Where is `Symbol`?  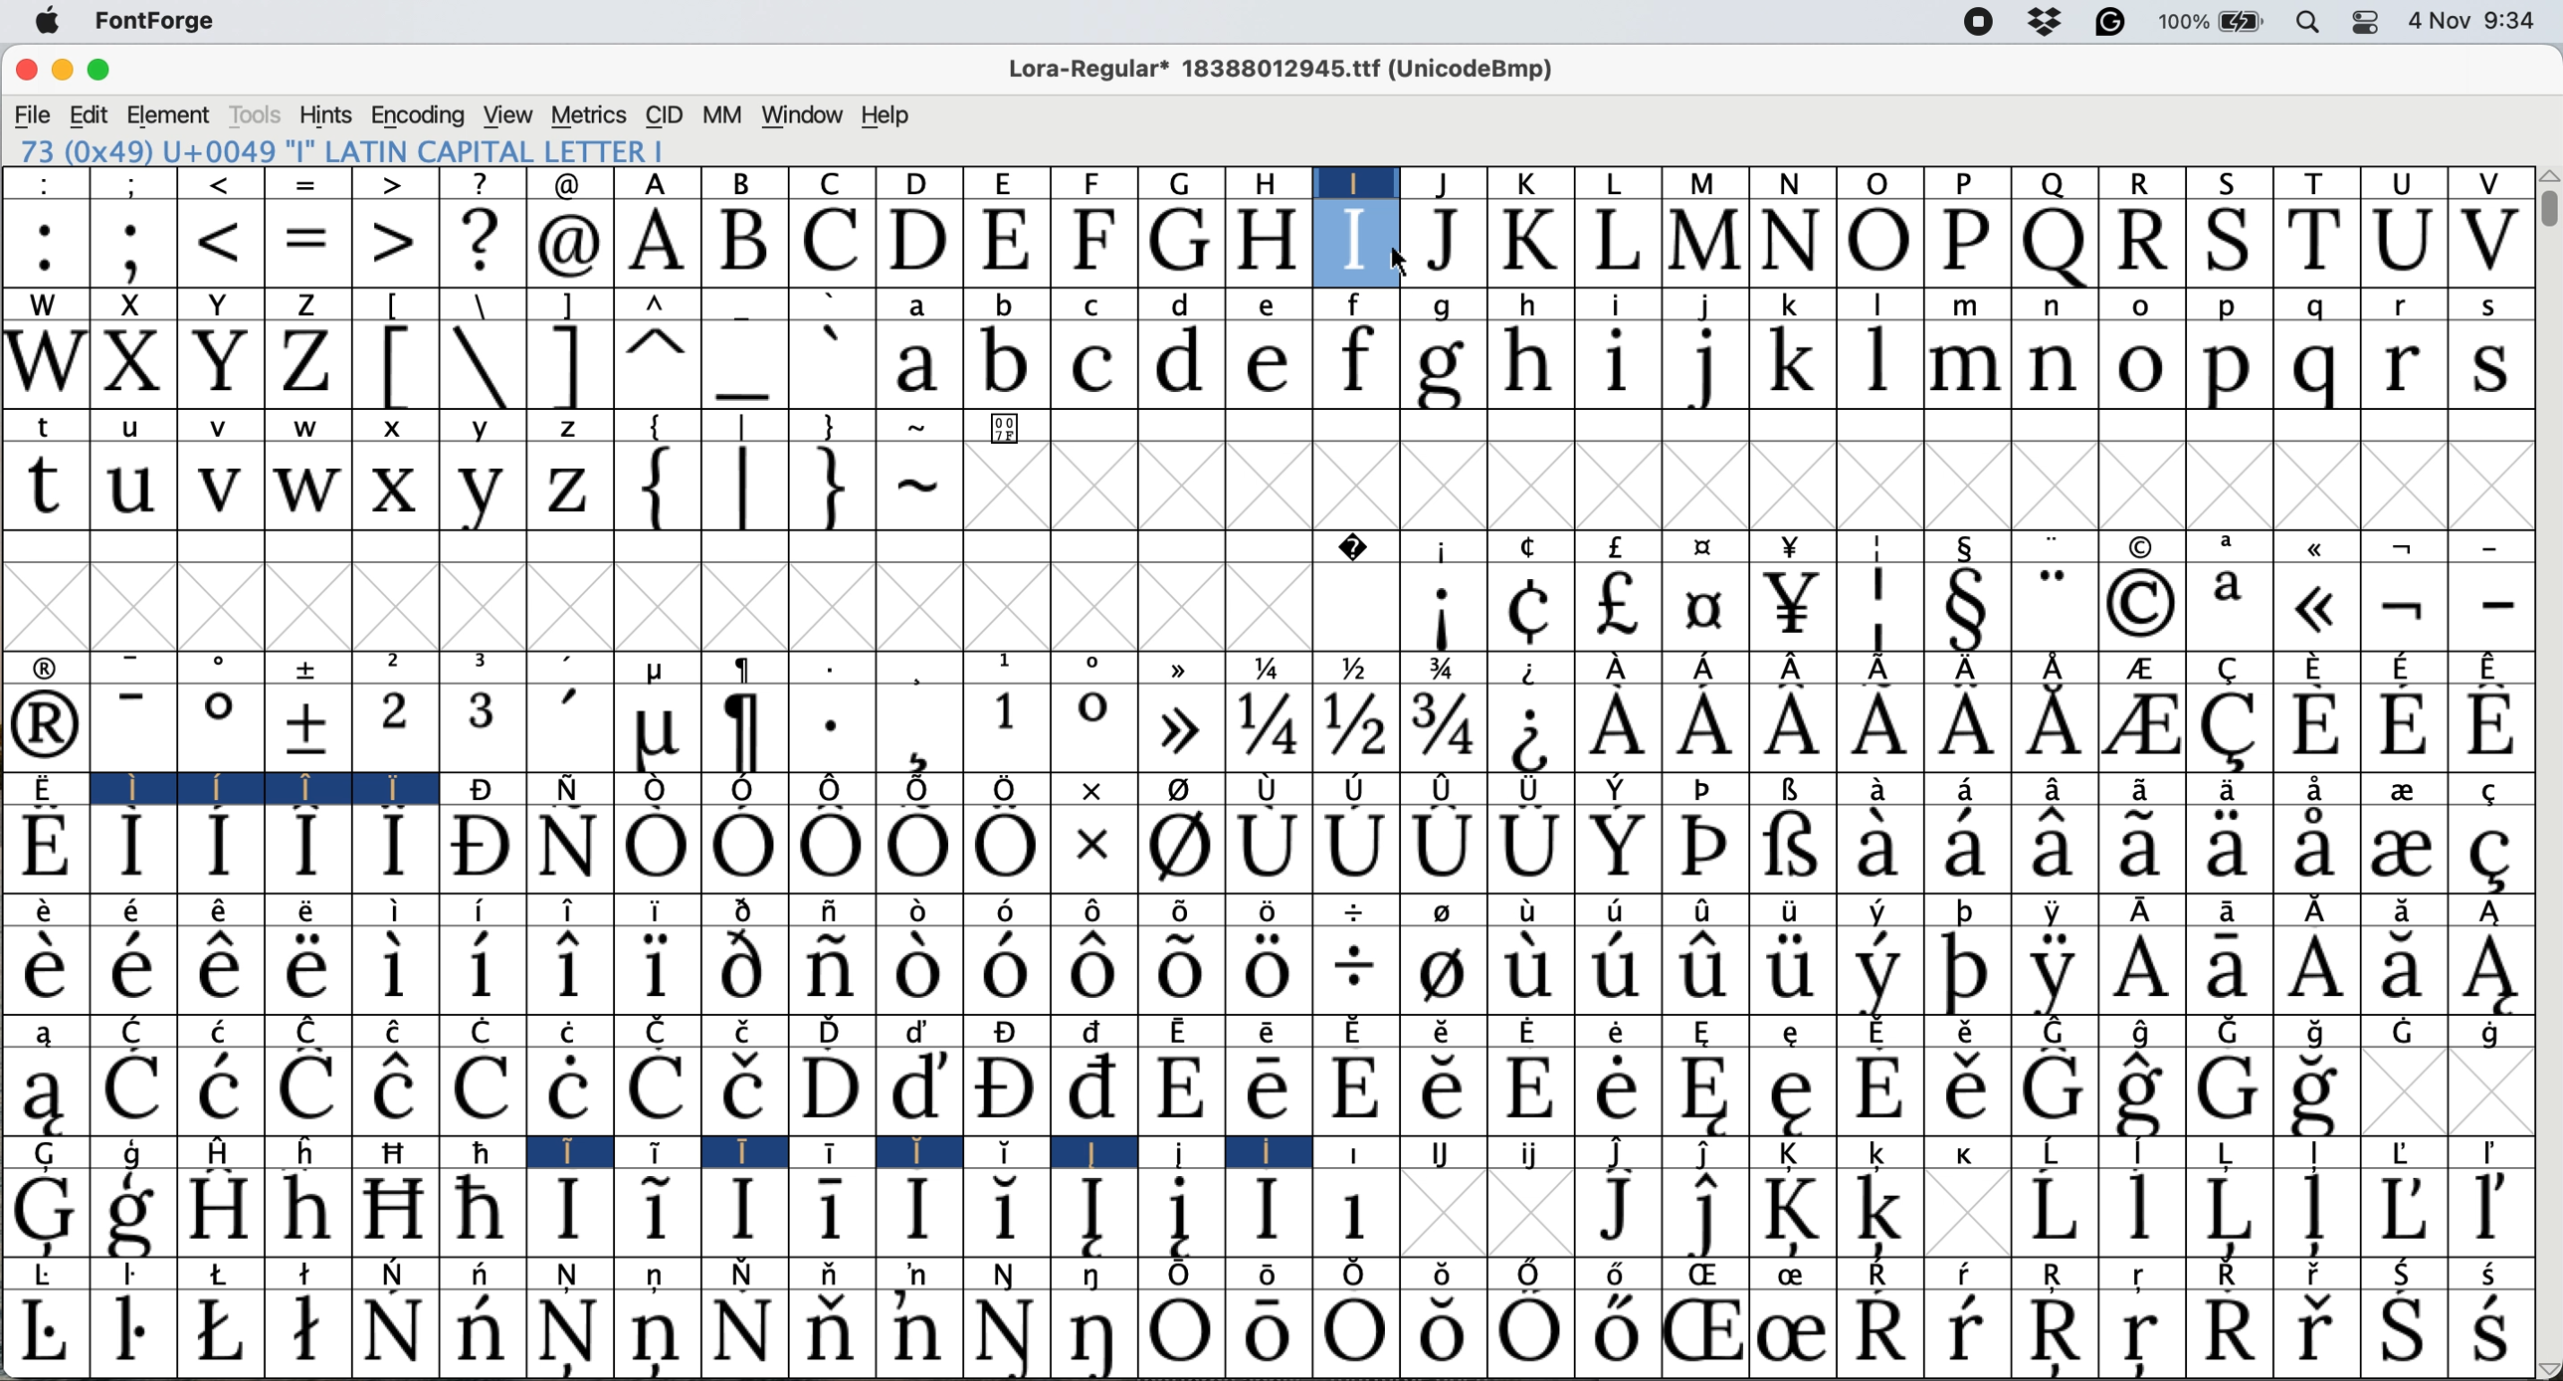 Symbol is located at coordinates (393, 1210).